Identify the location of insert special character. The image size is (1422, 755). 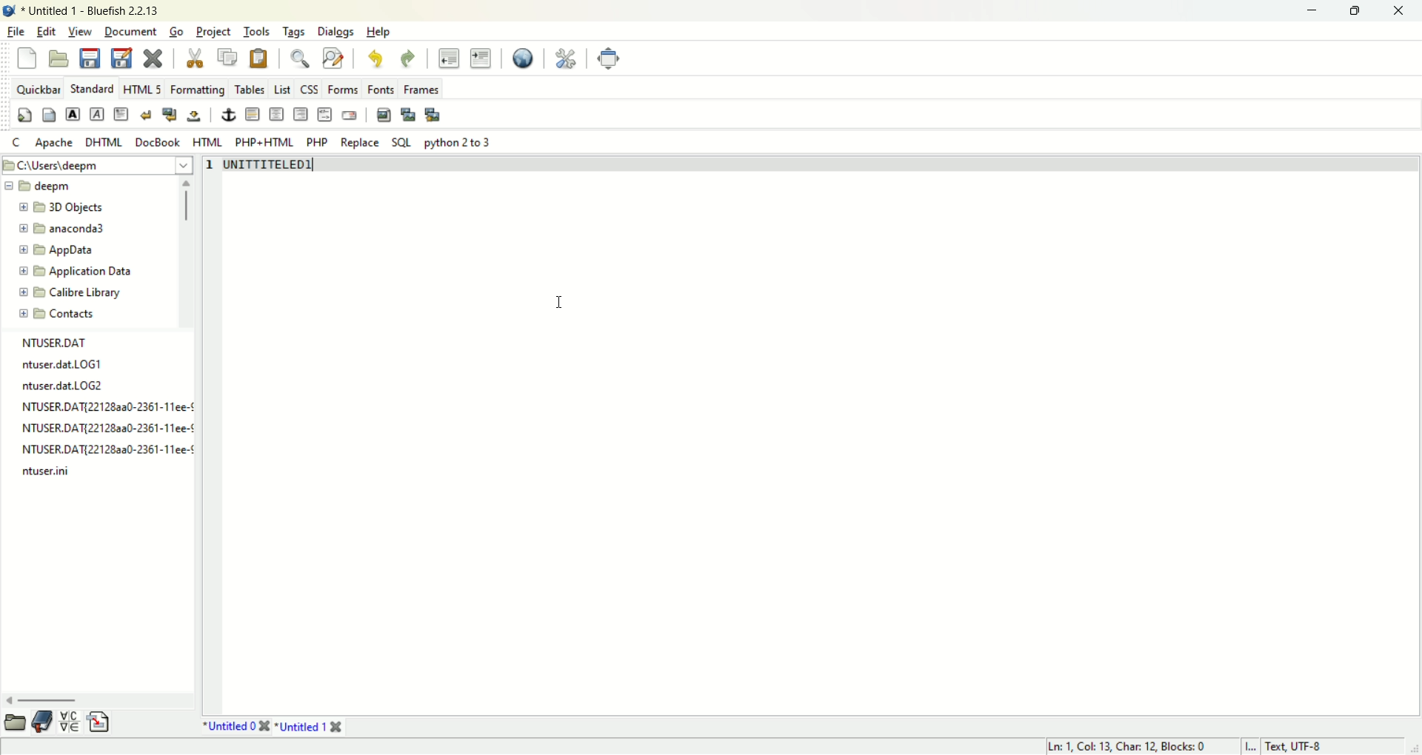
(70, 722).